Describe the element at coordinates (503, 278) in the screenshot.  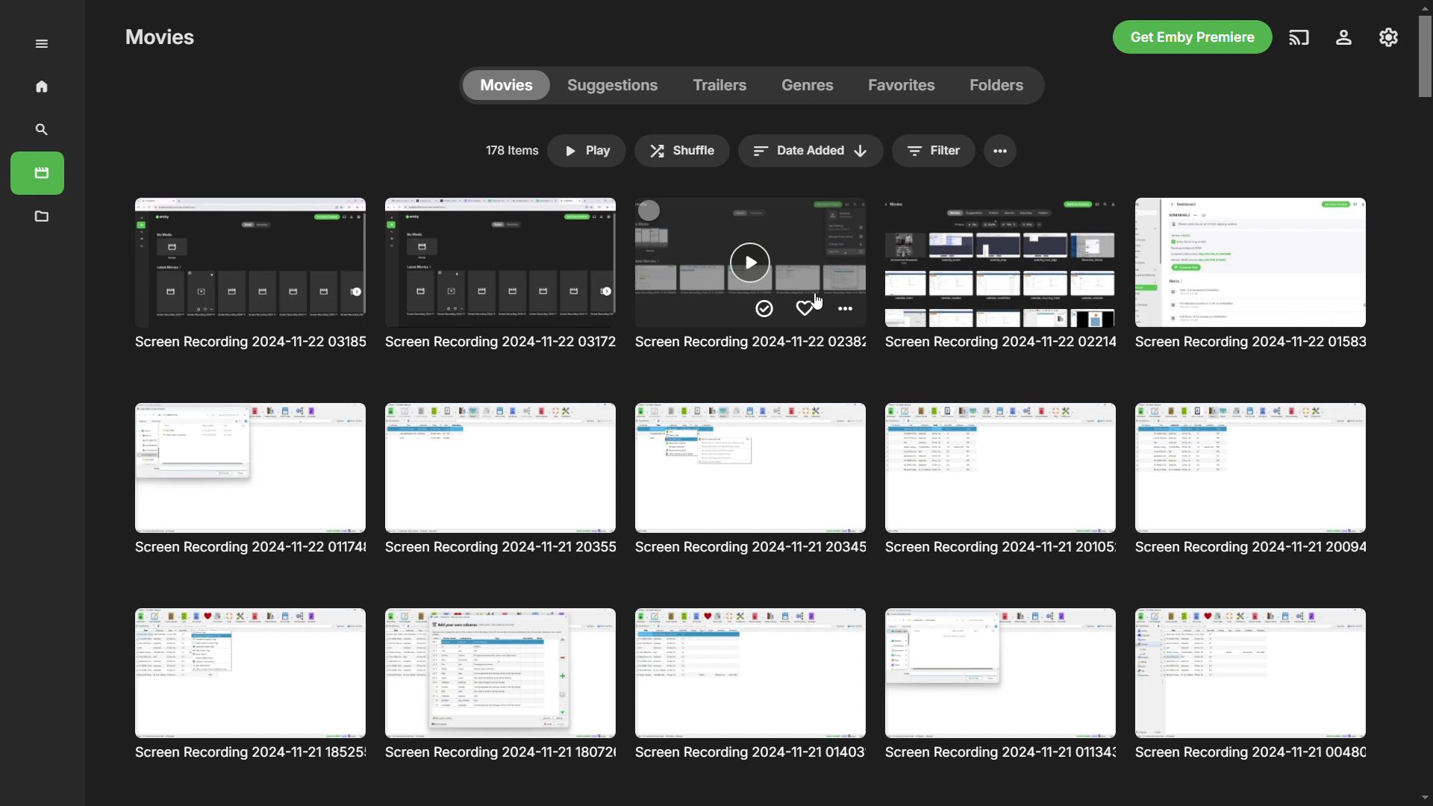
I see `` at that location.